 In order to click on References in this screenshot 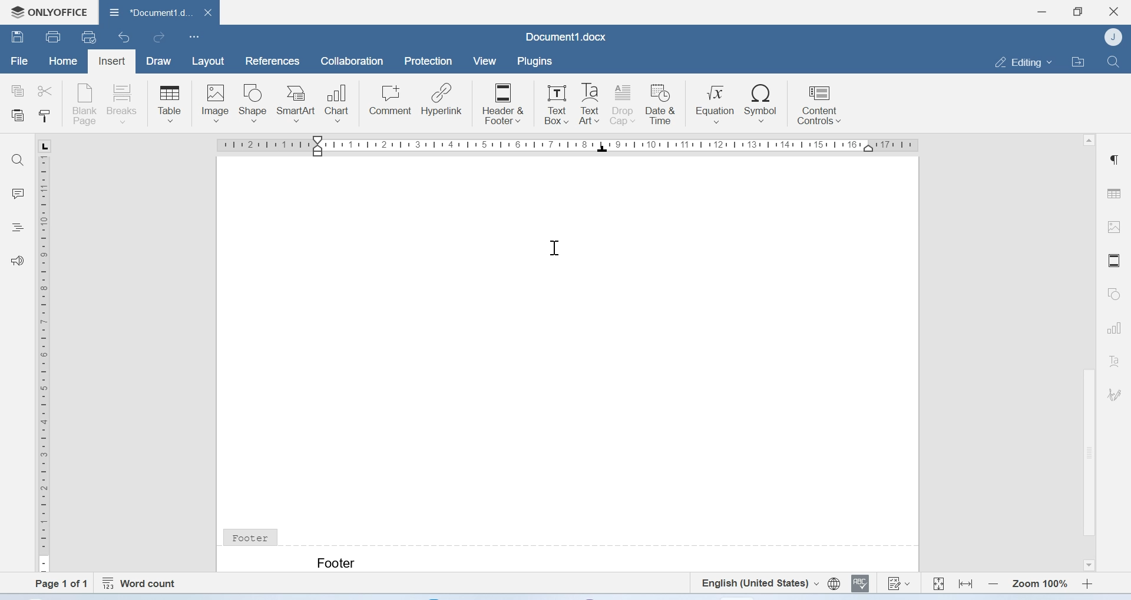, I will do `click(270, 61)`.